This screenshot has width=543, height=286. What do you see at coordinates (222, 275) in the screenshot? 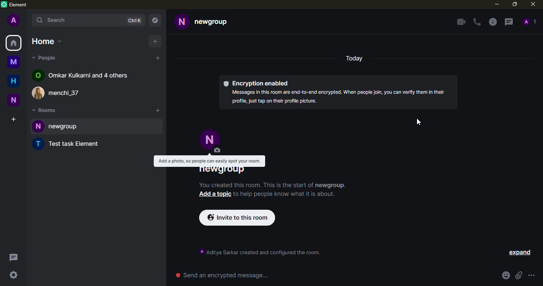
I see `Send an encrypted message...` at bounding box center [222, 275].